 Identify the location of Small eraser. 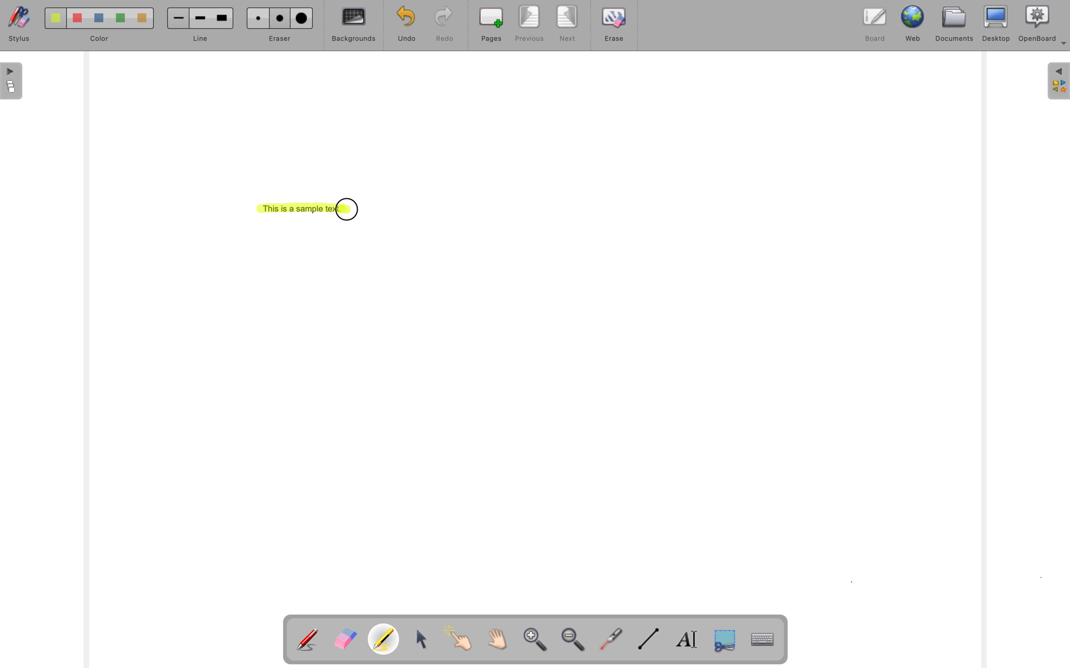
(257, 18).